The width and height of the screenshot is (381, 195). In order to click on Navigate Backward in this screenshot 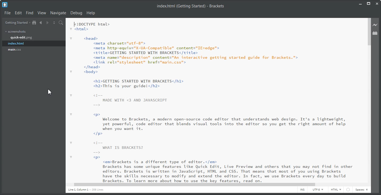, I will do `click(41, 22)`.